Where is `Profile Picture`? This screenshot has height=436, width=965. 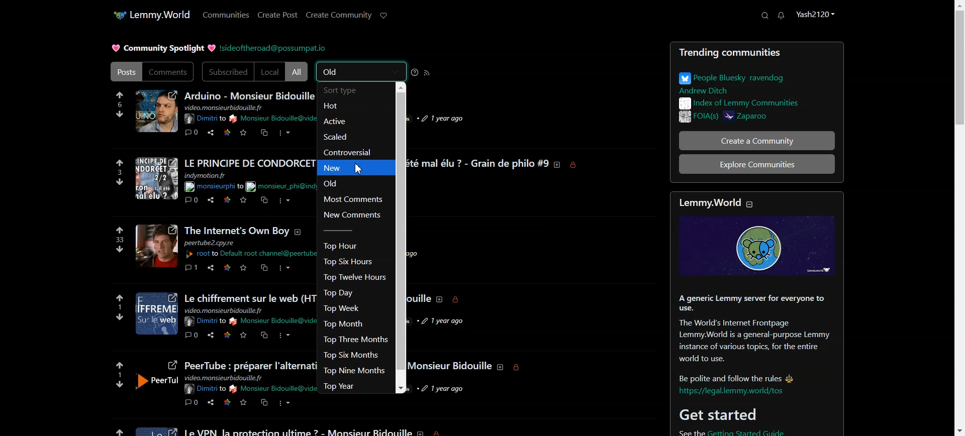
Profile Picture is located at coordinates (156, 111).